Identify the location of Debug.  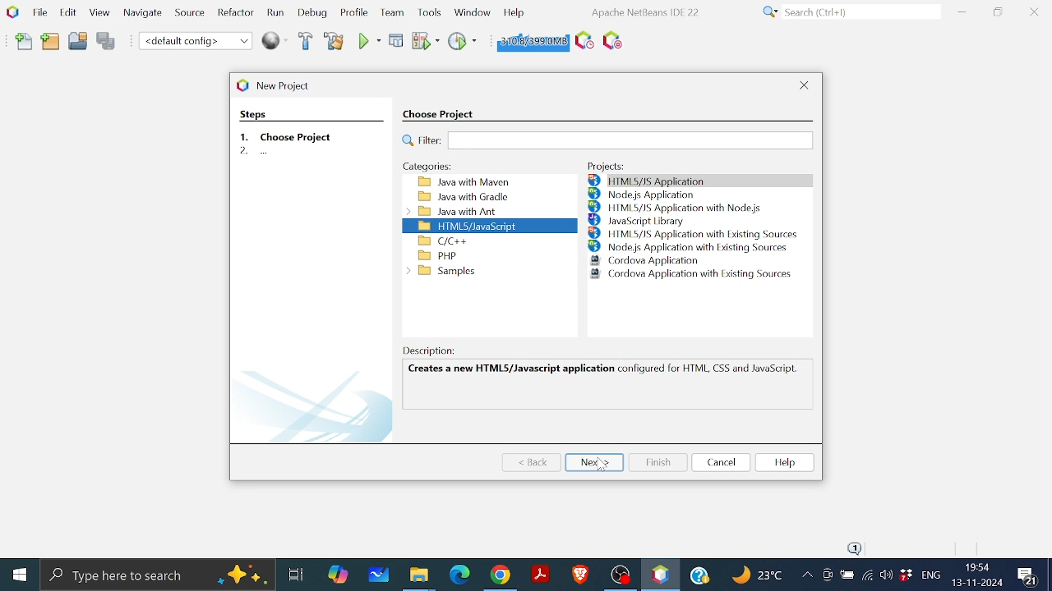
(396, 40).